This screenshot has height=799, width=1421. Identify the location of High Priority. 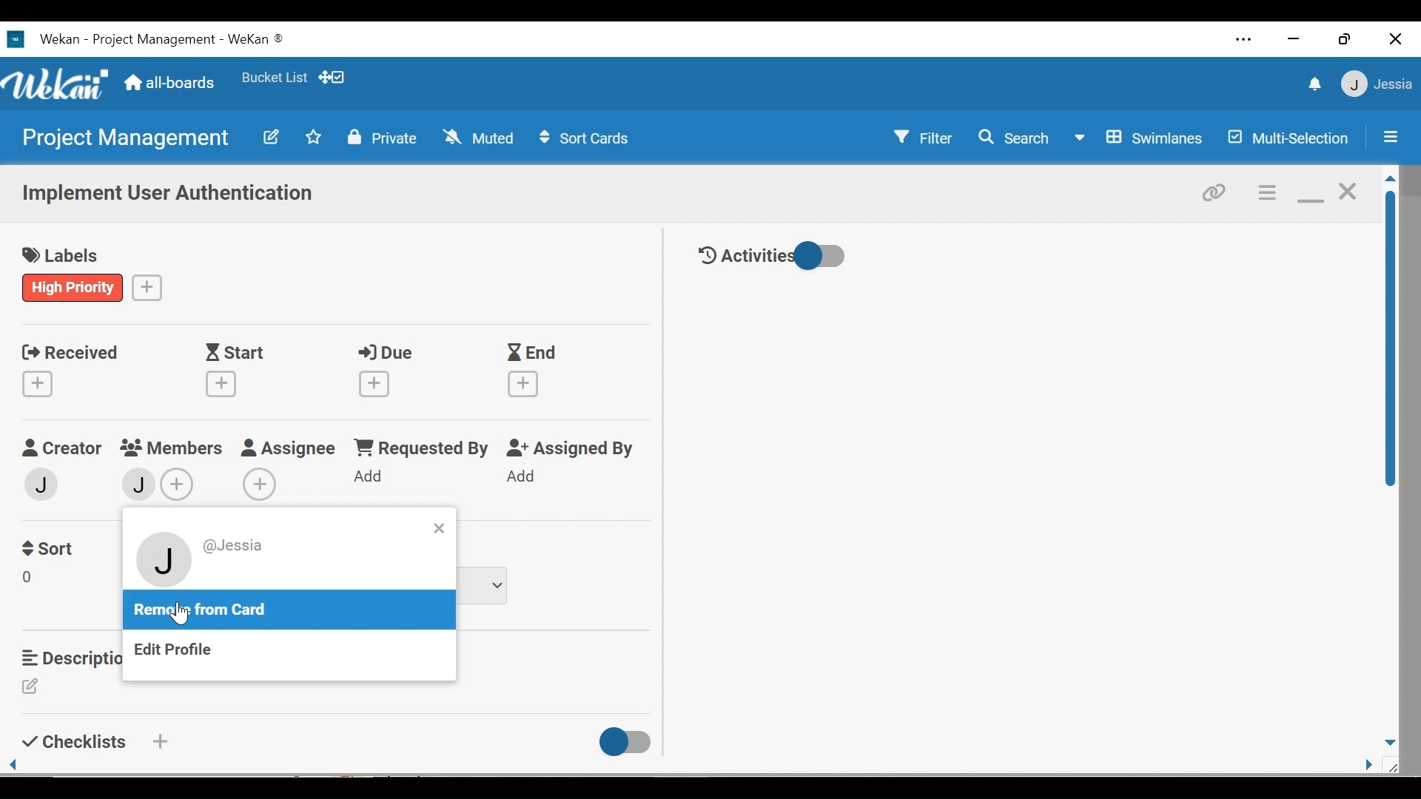
(74, 288).